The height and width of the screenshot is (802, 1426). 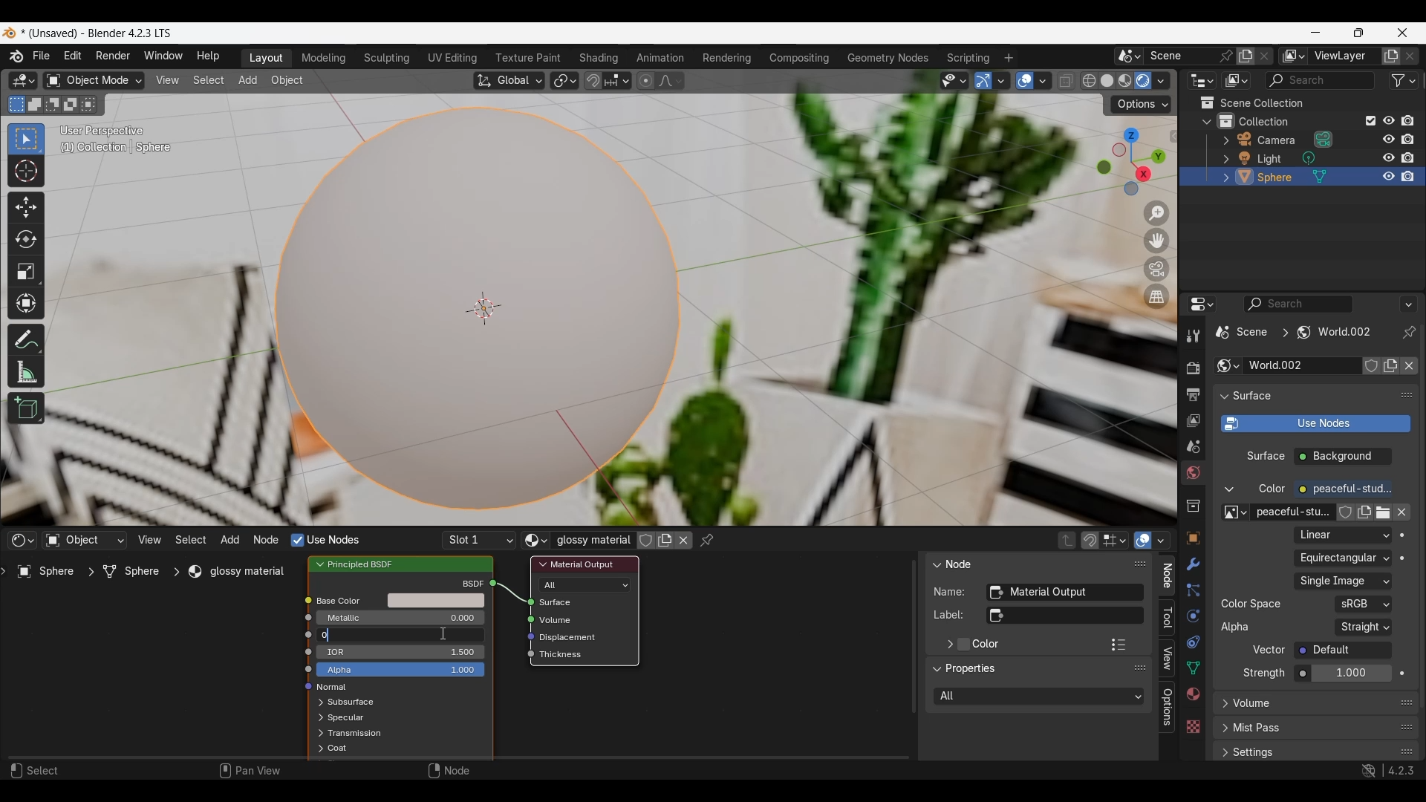 I want to click on Selectability and visibility options, so click(x=954, y=81).